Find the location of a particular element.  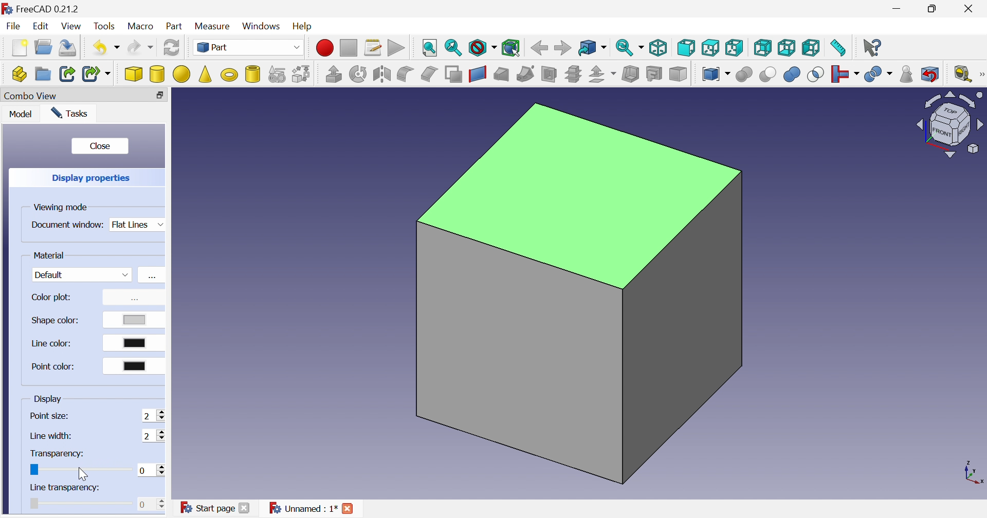

Create projection on surface is located at coordinates (654, 73).